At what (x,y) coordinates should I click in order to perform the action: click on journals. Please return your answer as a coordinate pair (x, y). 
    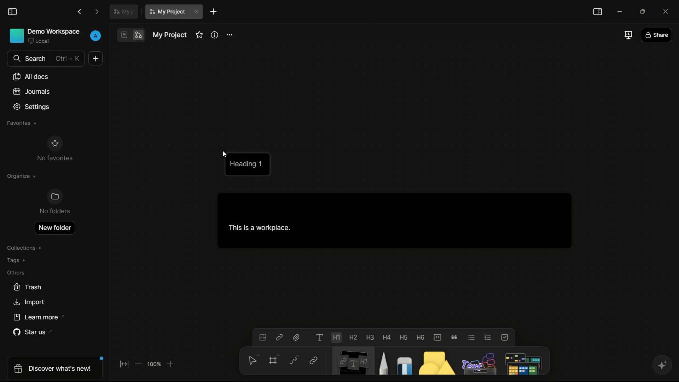
    Looking at the image, I should click on (34, 92).